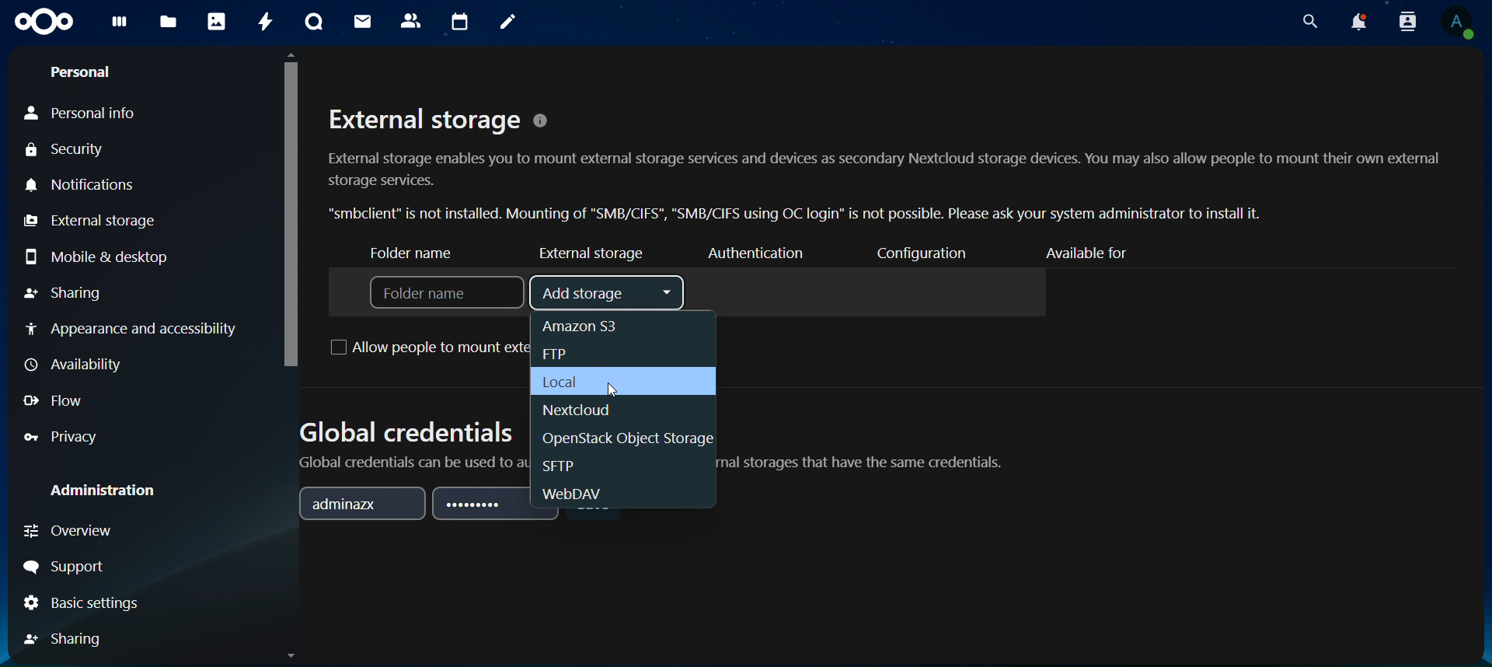 This screenshot has width=1492, height=667. I want to click on flow, so click(57, 402).